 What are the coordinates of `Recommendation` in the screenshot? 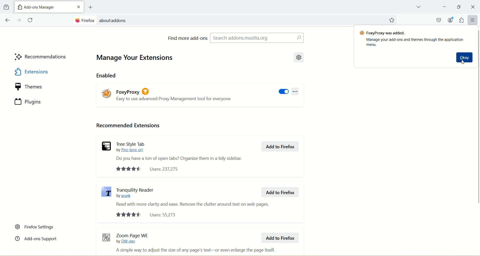 It's located at (41, 57).